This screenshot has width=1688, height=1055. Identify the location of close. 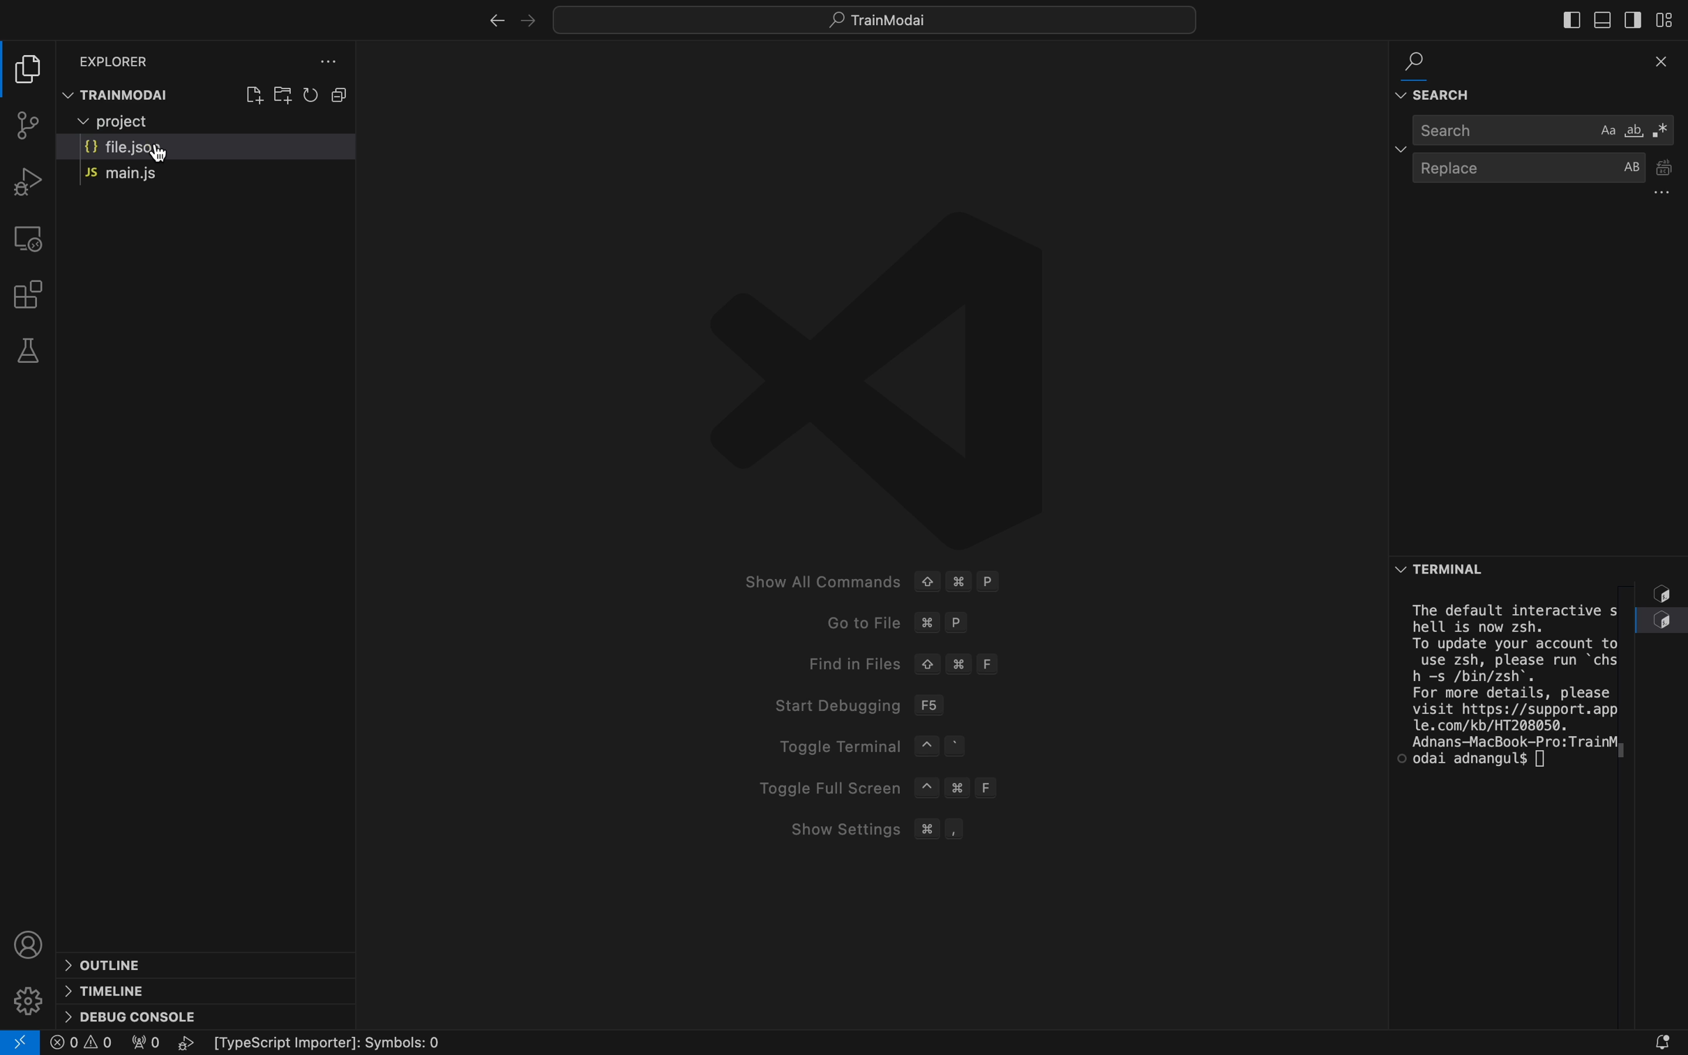
(1649, 63).